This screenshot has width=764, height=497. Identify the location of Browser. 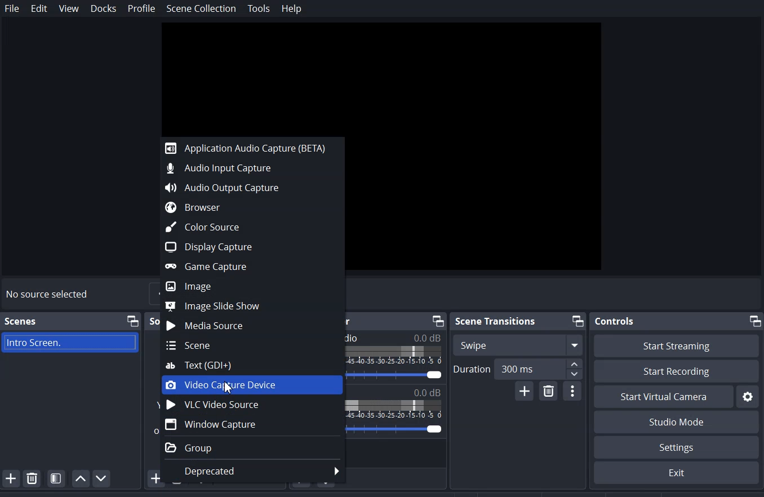
(247, 206).